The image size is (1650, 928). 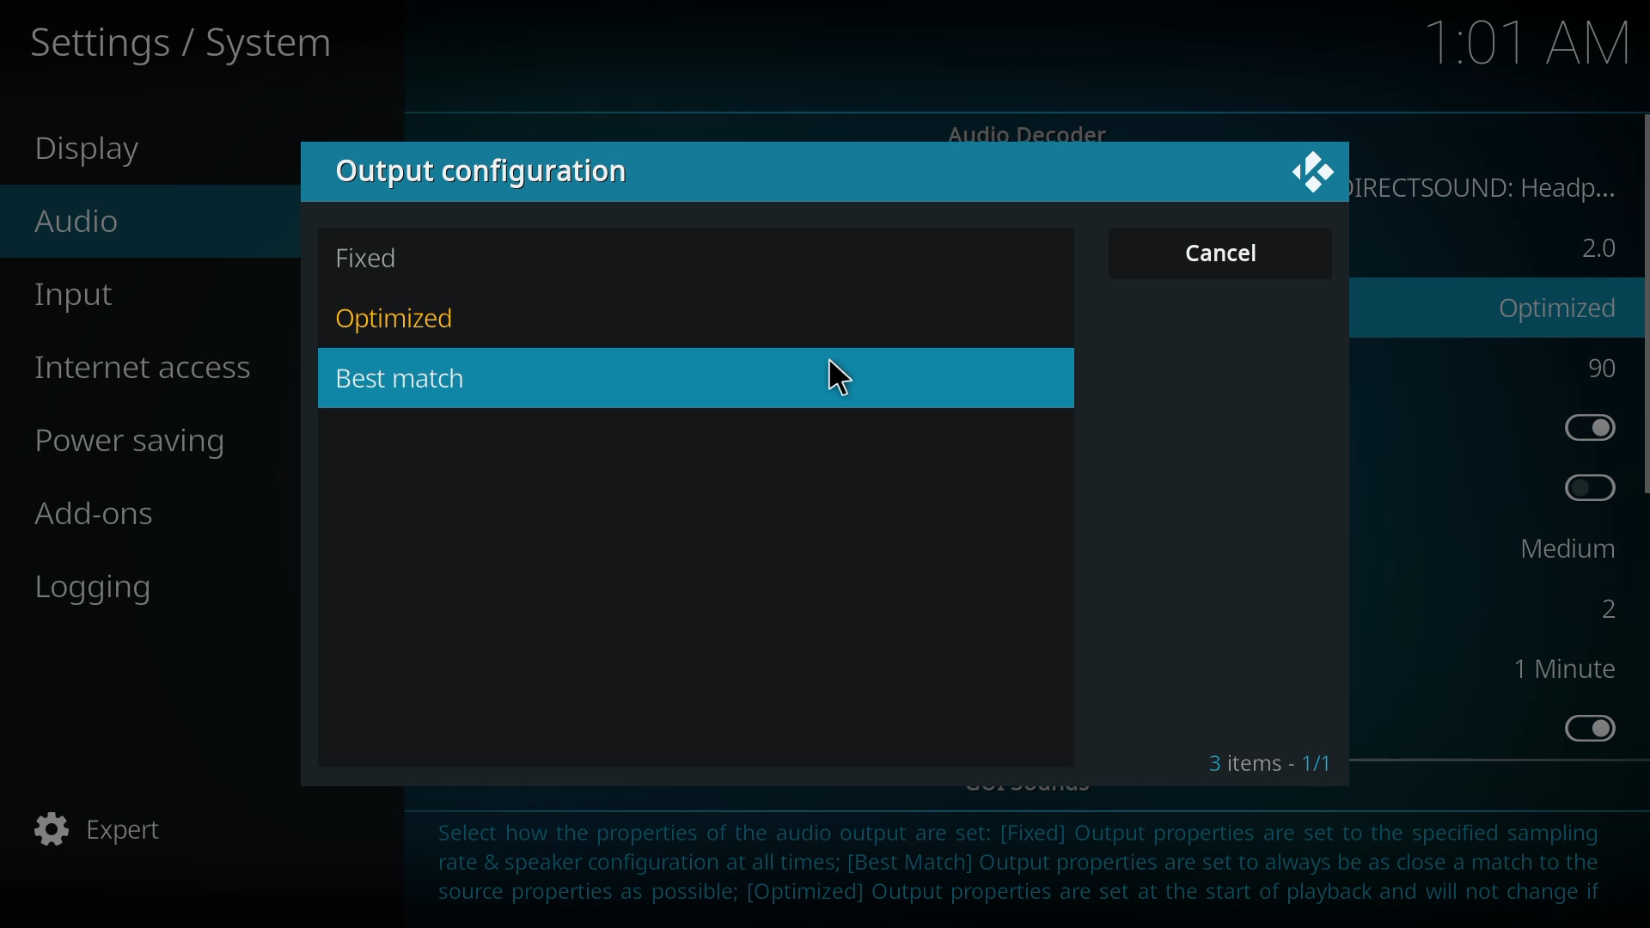 What do you see at coordinates (134, 444) in the screenshot?
I see `power saving` at bounding box center [134, 444].